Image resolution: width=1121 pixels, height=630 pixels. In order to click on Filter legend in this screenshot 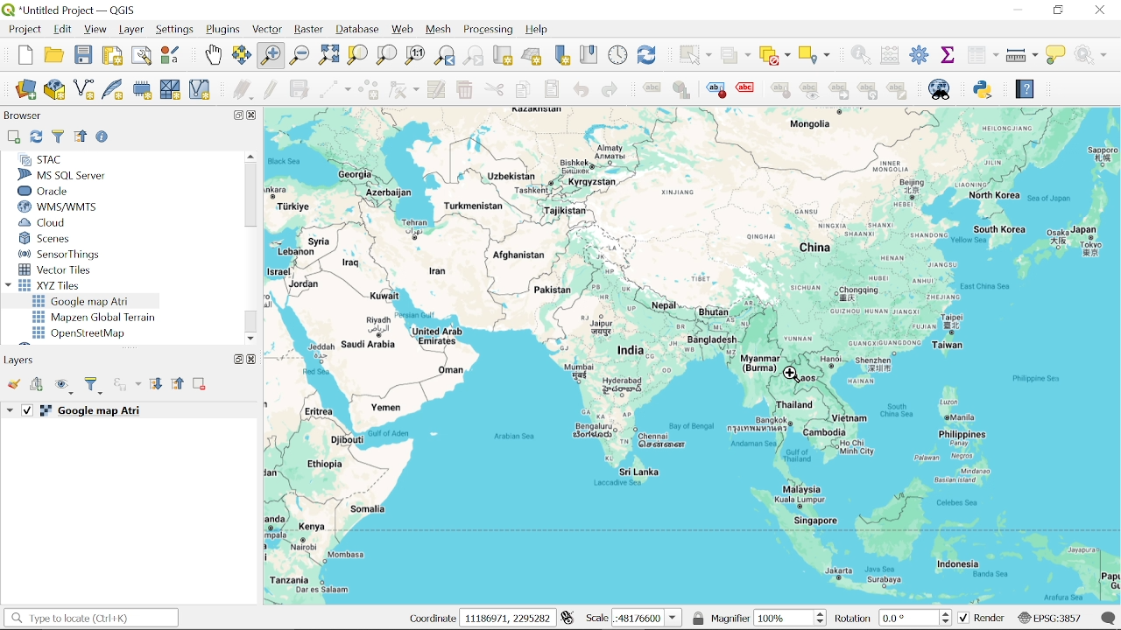, I will do `click(95, 386)`.